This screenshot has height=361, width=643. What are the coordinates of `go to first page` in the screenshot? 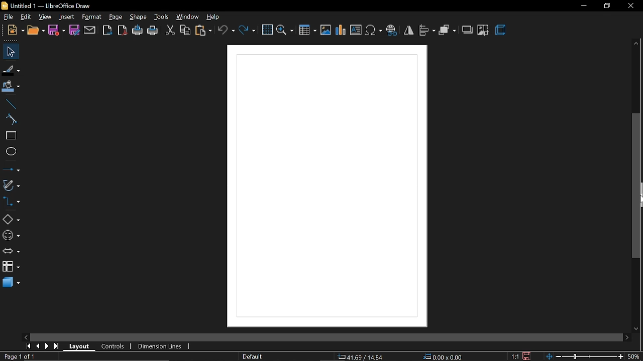 It's located at (27, 347).